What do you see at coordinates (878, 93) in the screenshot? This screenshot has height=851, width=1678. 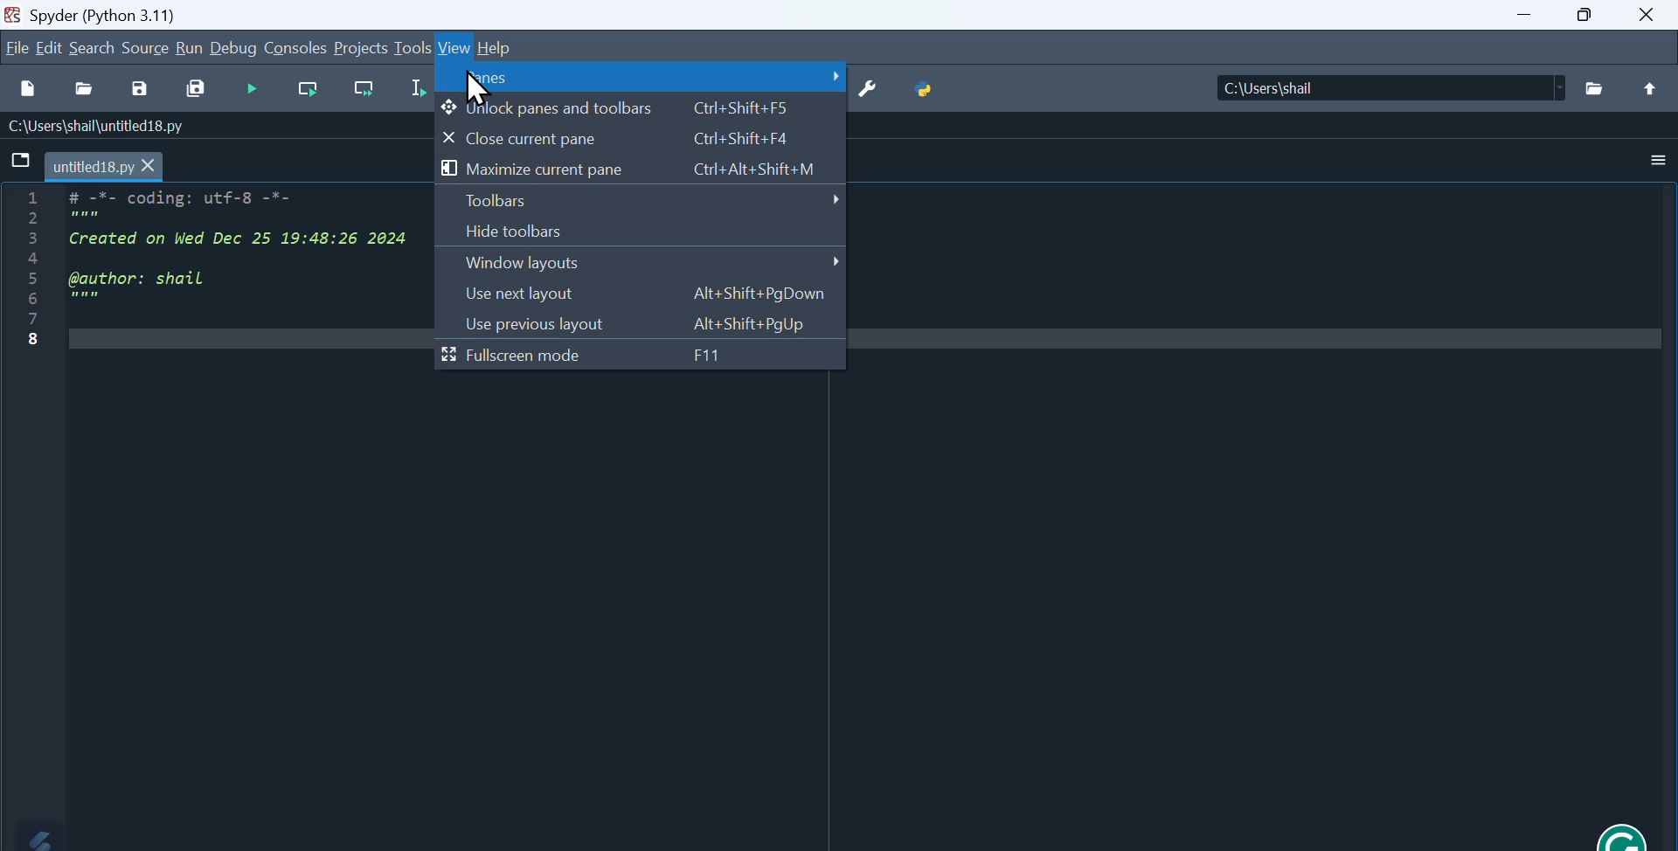 I see `Preferences` at bounding box center [878, 93].